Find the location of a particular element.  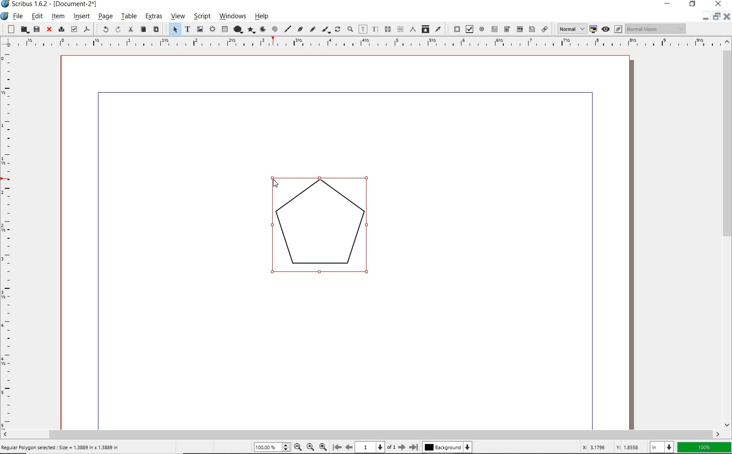

unlink text frames is located at coordinates (400, 29).